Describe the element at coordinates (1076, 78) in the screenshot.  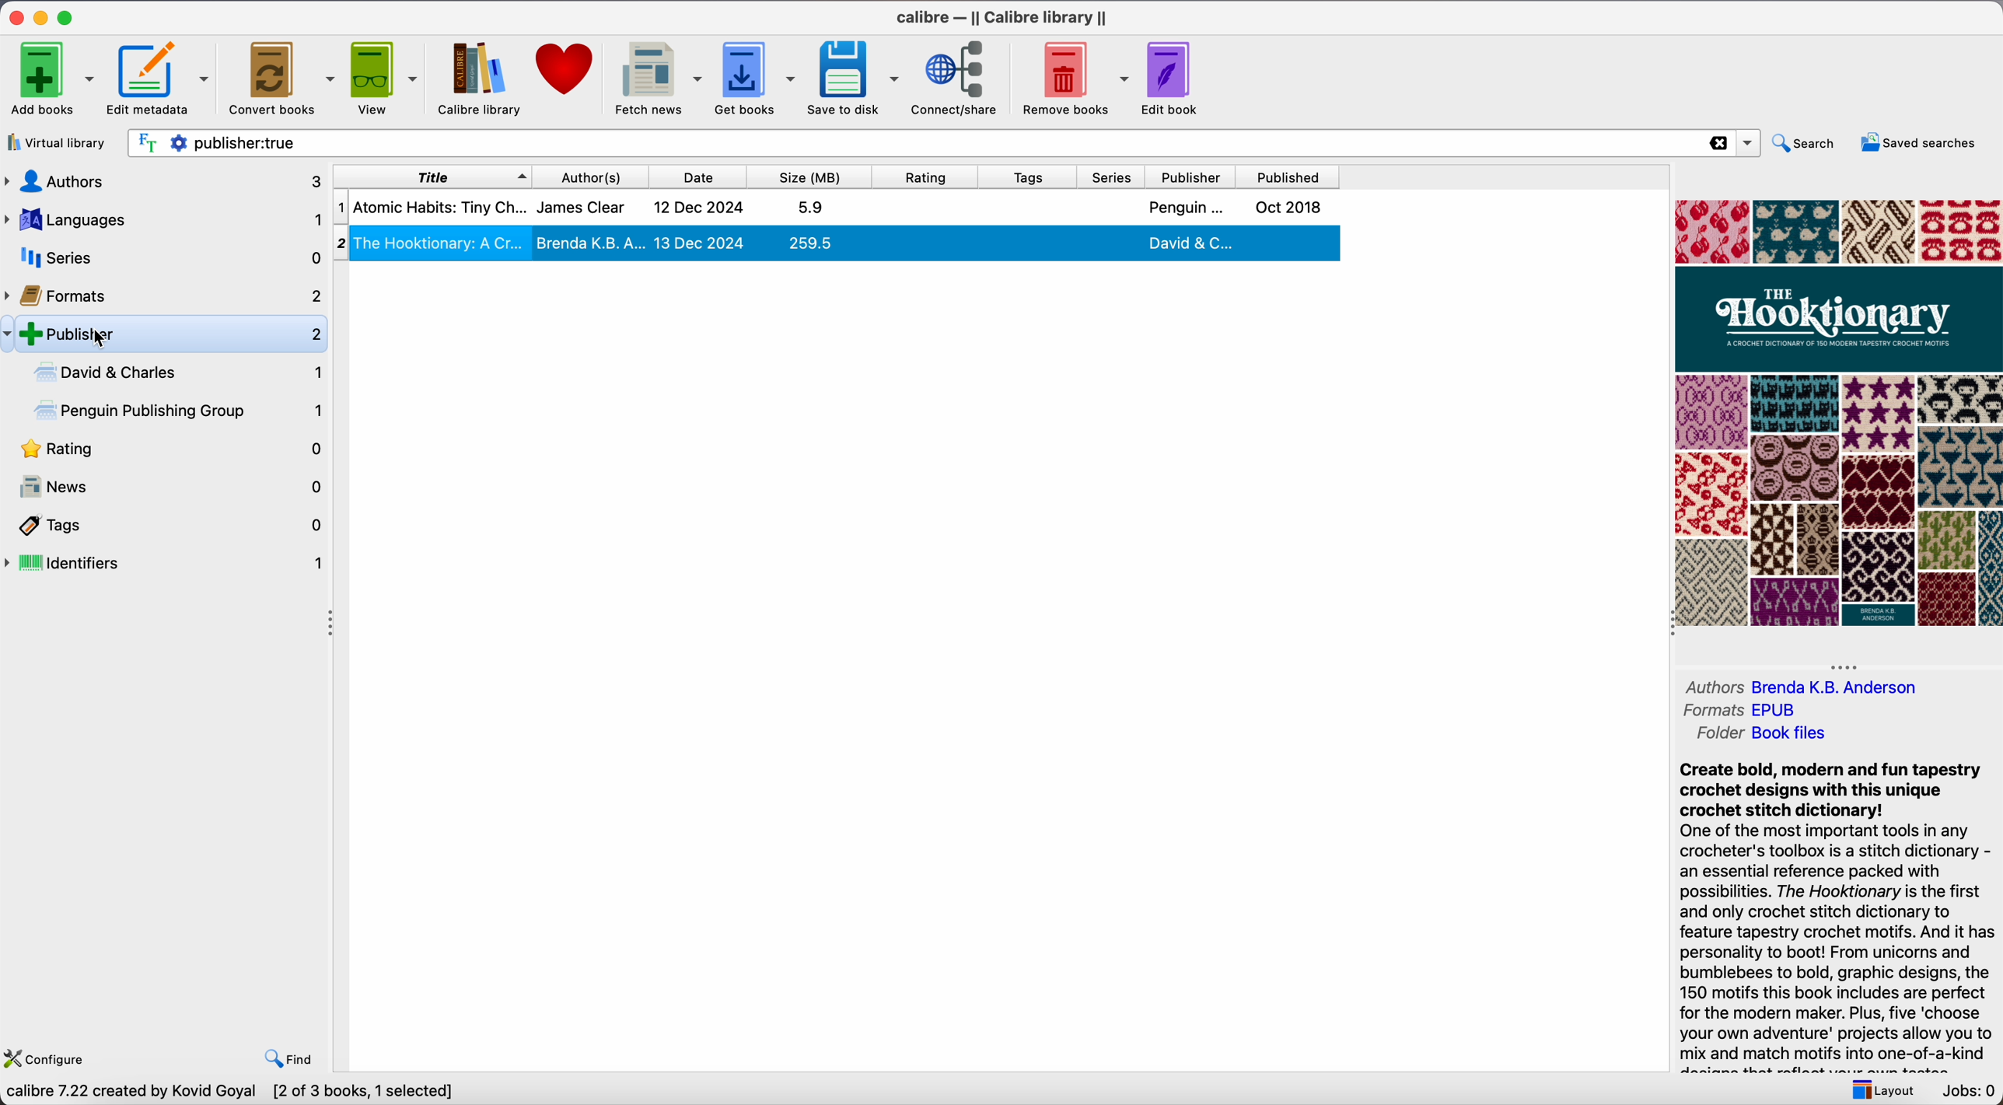
I see `remove books` at that location.